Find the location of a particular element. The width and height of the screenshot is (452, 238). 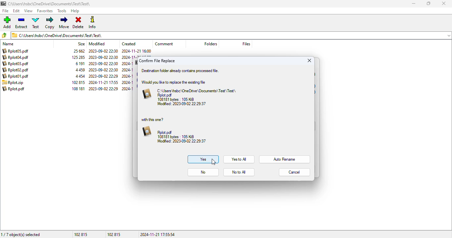

info is located at coordinates (92, 22).